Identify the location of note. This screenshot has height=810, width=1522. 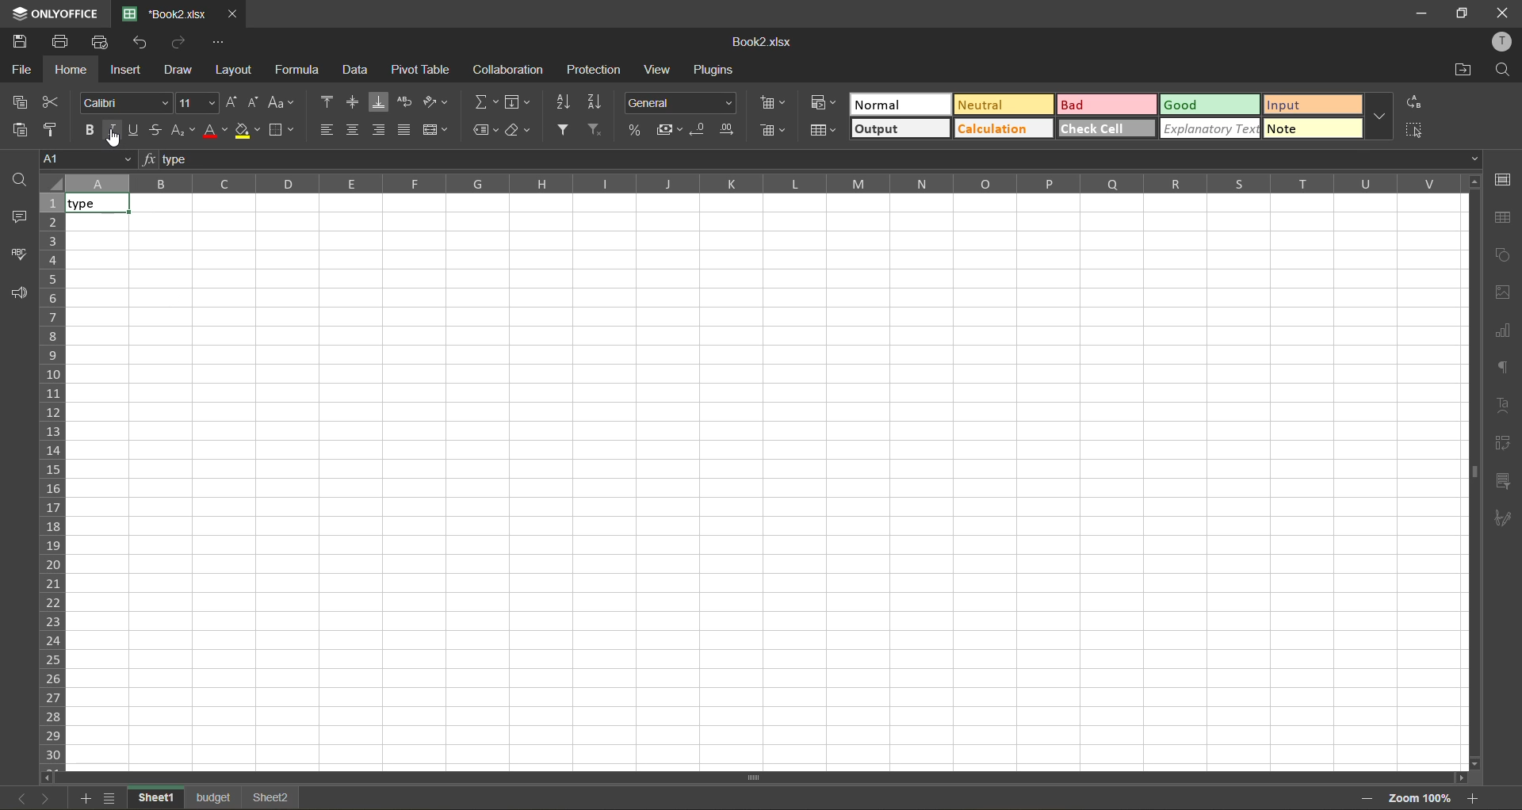
(1313, 131).